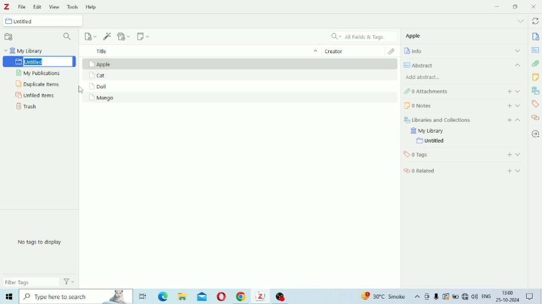 The width and height of the screenshot is (542, 304). I want to click on , so click(142, 297).